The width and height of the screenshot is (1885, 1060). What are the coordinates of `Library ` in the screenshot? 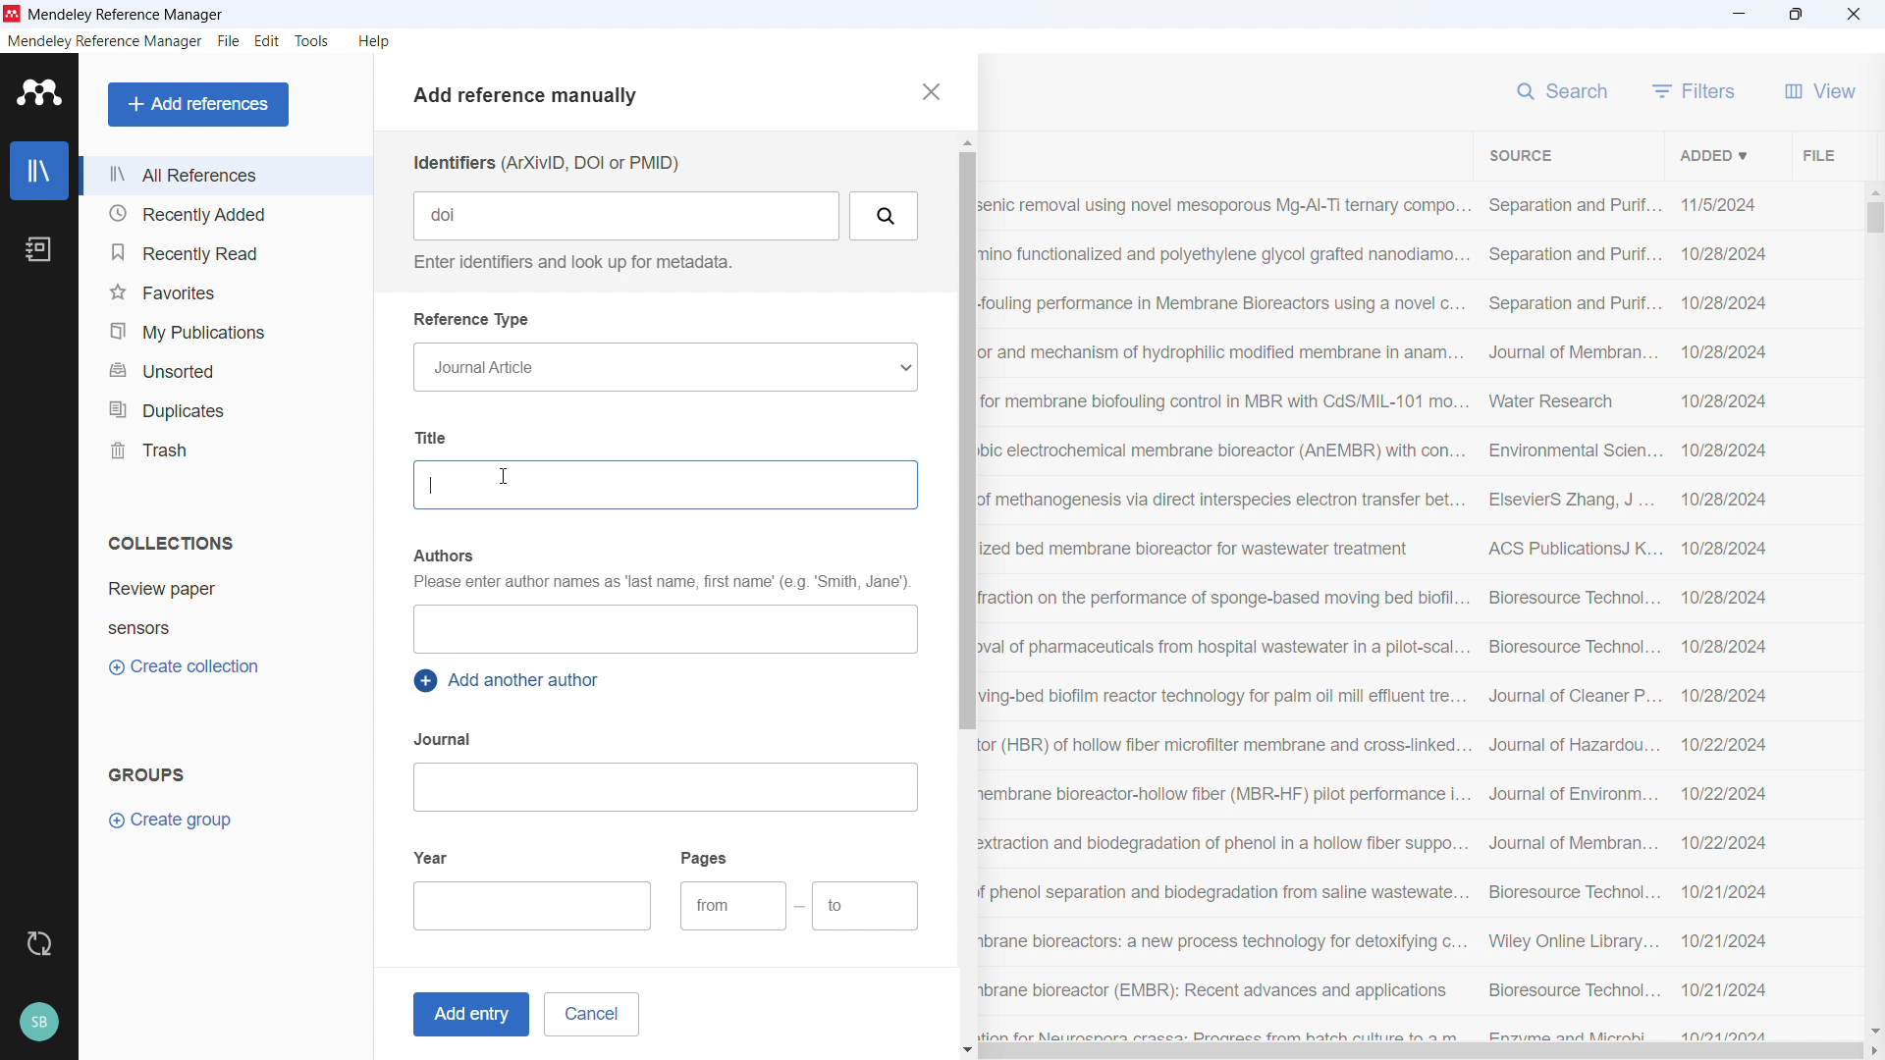 It's located at (39, 171).